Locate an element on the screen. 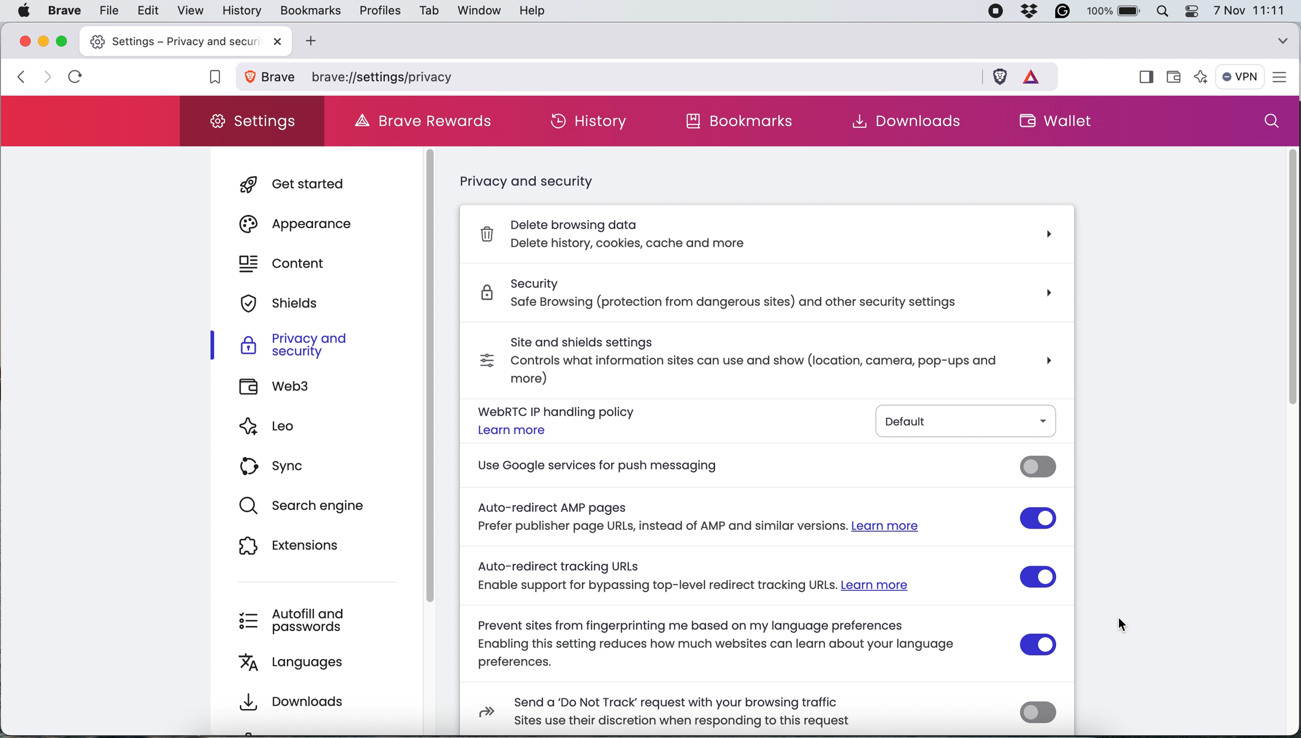 The image size is (1301, 738). profiles is located at coordinates (378, 11).